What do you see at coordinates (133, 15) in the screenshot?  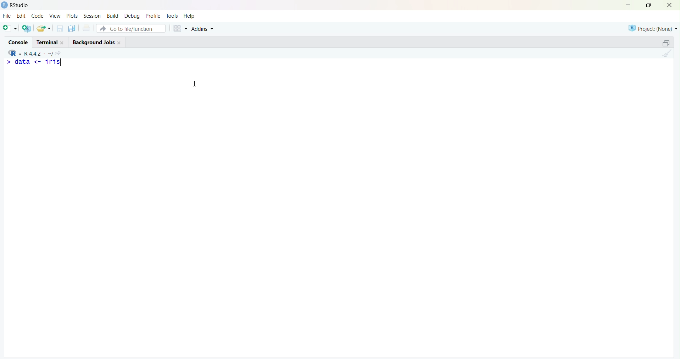 I see `Debug` at bounding box center [133, 15].